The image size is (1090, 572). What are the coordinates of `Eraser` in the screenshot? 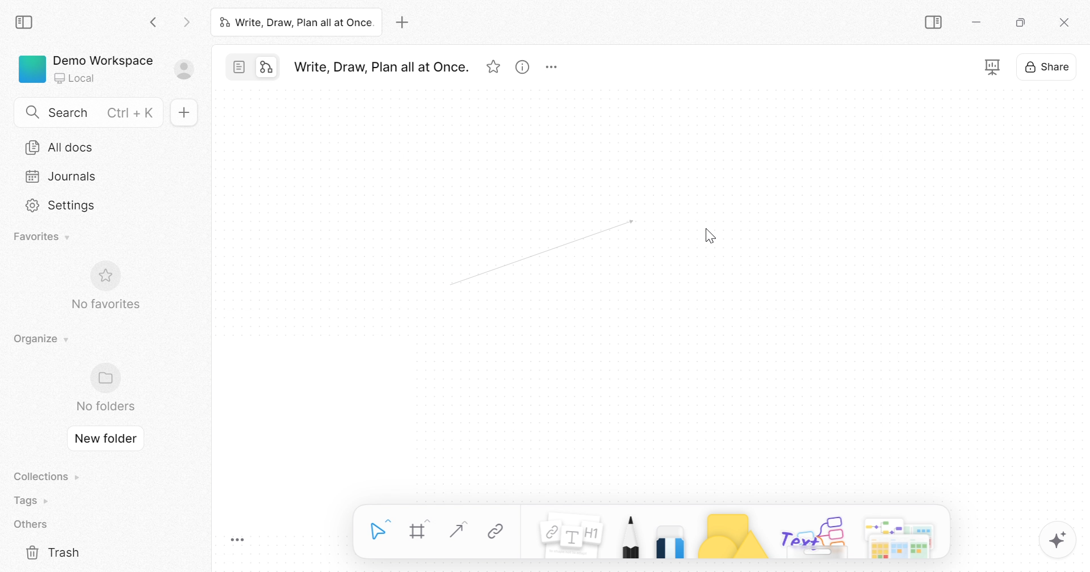 It's located at (671, 539).